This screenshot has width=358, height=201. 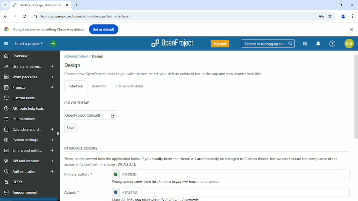 What do you see at coordinates (176, 16) in the screenshot?
I see `turingg.openproject.com/admin/design’tab = interface` at bounding box center [176, 16].